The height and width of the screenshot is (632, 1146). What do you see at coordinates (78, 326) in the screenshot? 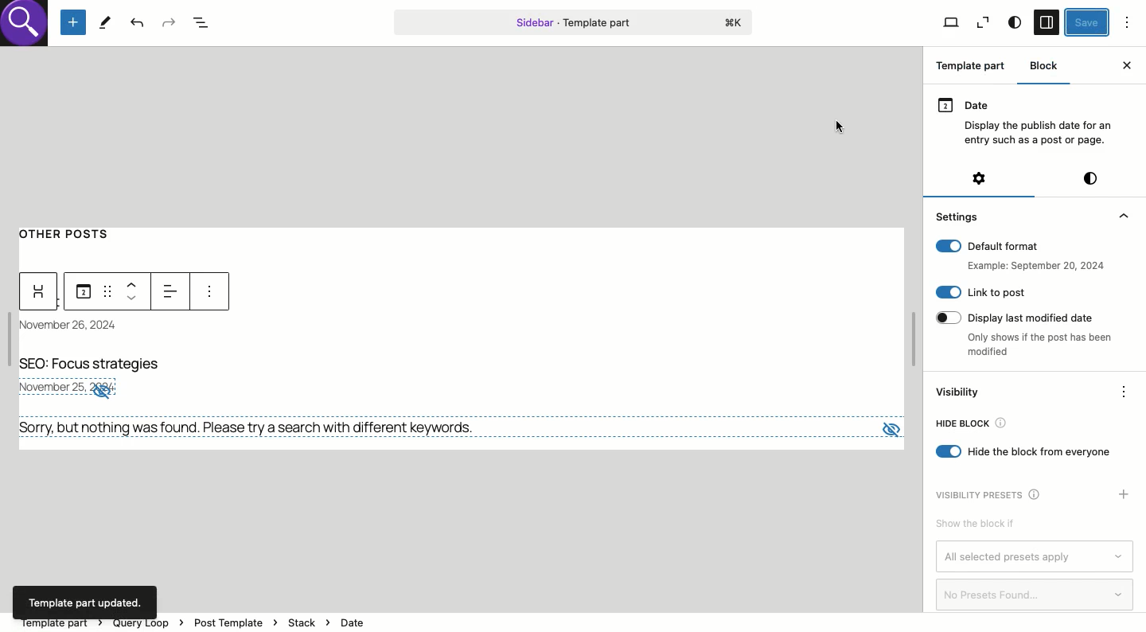
I see `Date` at bounding box center [78, 326].